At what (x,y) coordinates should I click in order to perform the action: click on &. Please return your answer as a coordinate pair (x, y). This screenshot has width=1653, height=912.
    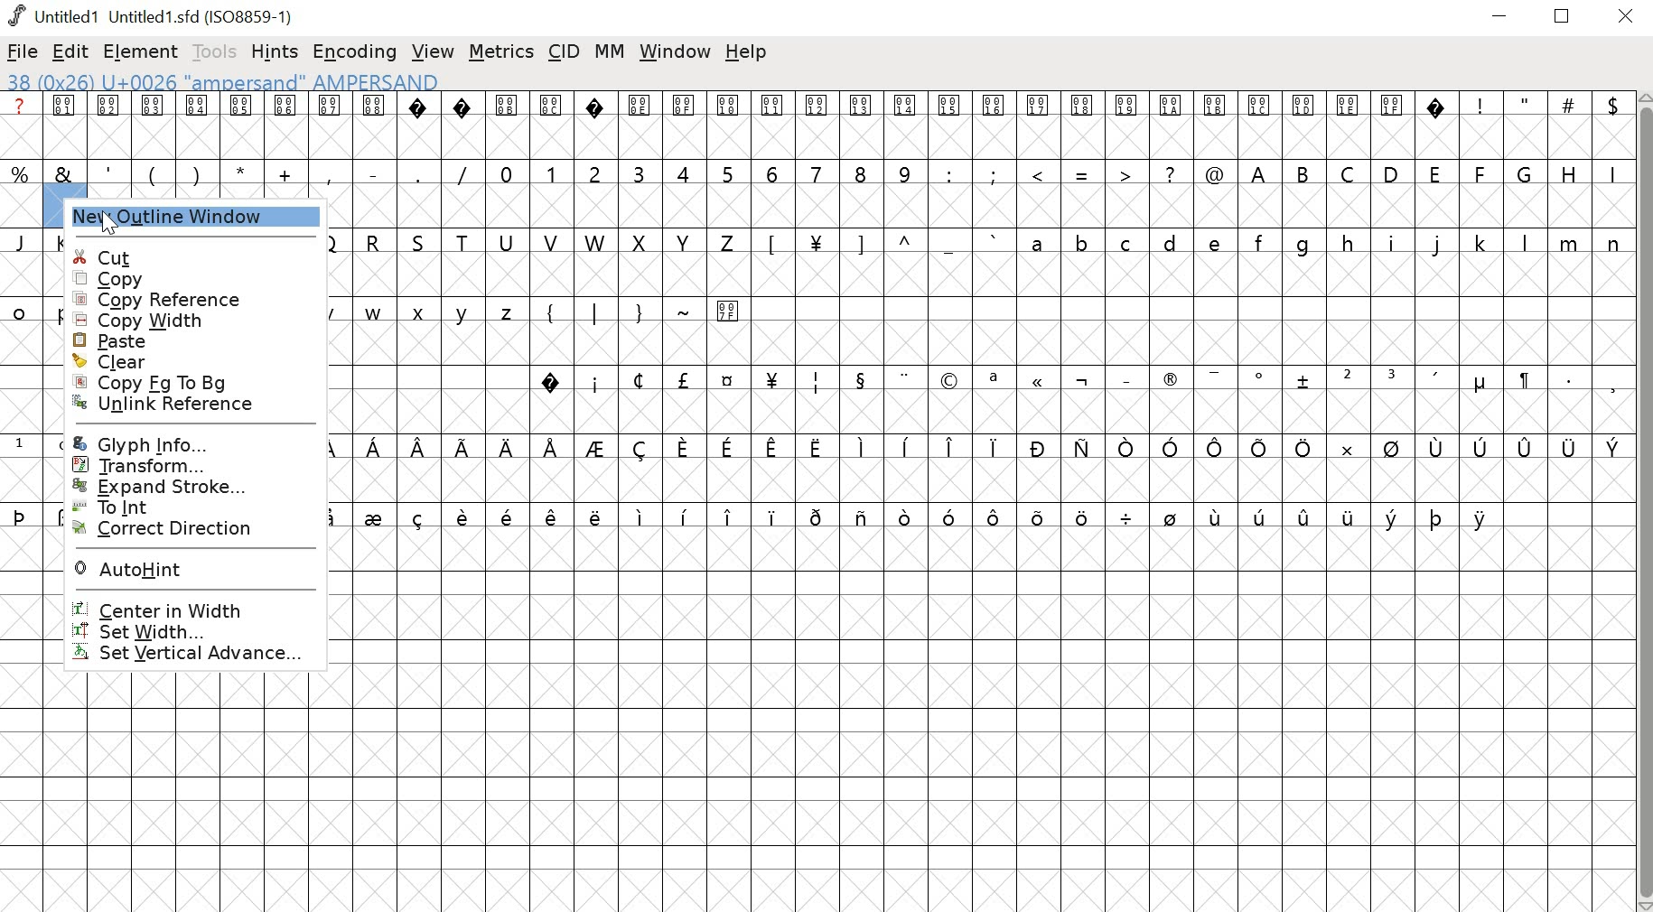
    Looking at the image, I should click on (64, 172).